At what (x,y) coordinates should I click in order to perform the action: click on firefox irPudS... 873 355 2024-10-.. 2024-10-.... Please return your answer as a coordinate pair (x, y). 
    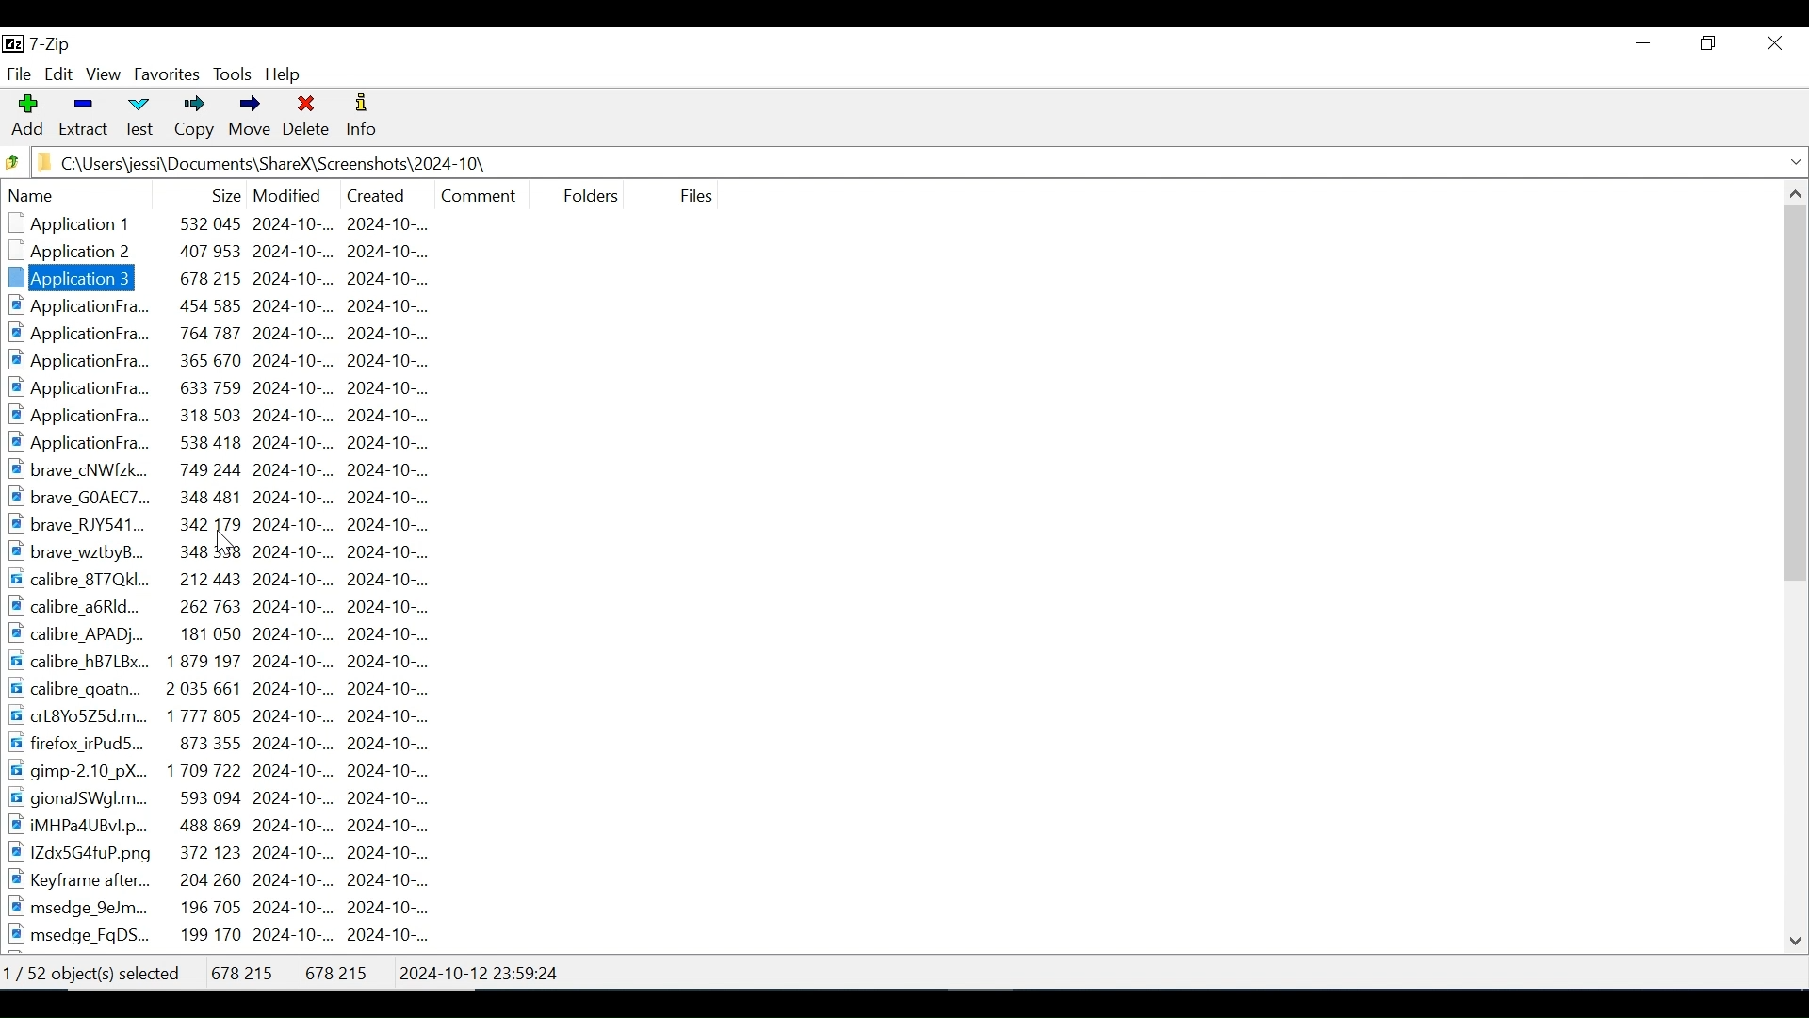
    Looking at the image, I should click on (233, 741).